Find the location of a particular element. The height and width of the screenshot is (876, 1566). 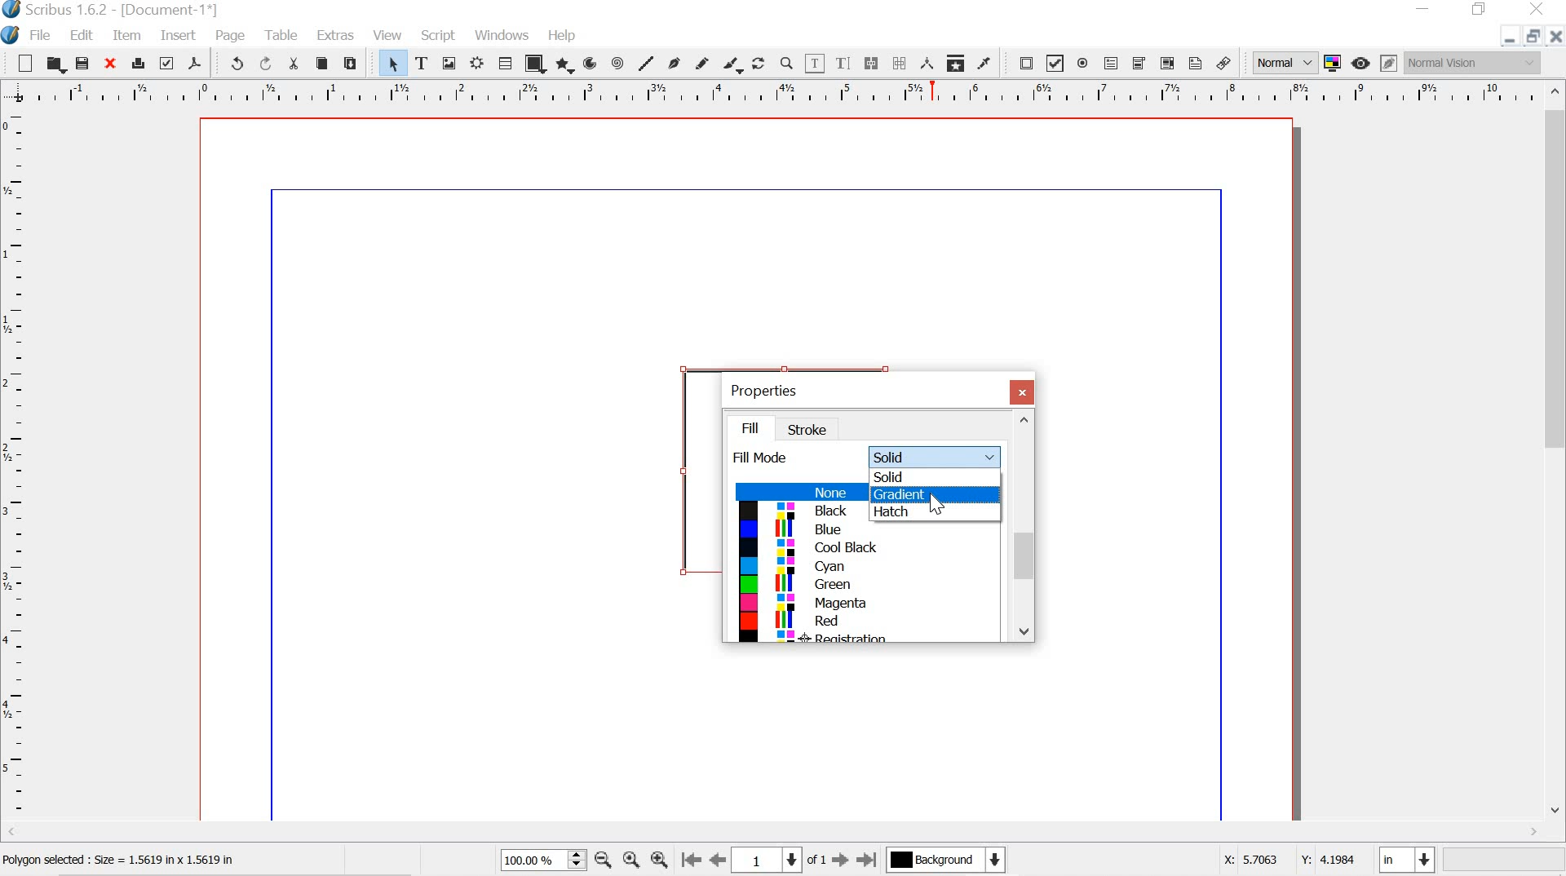

edit is located at coordinates (84, 34).